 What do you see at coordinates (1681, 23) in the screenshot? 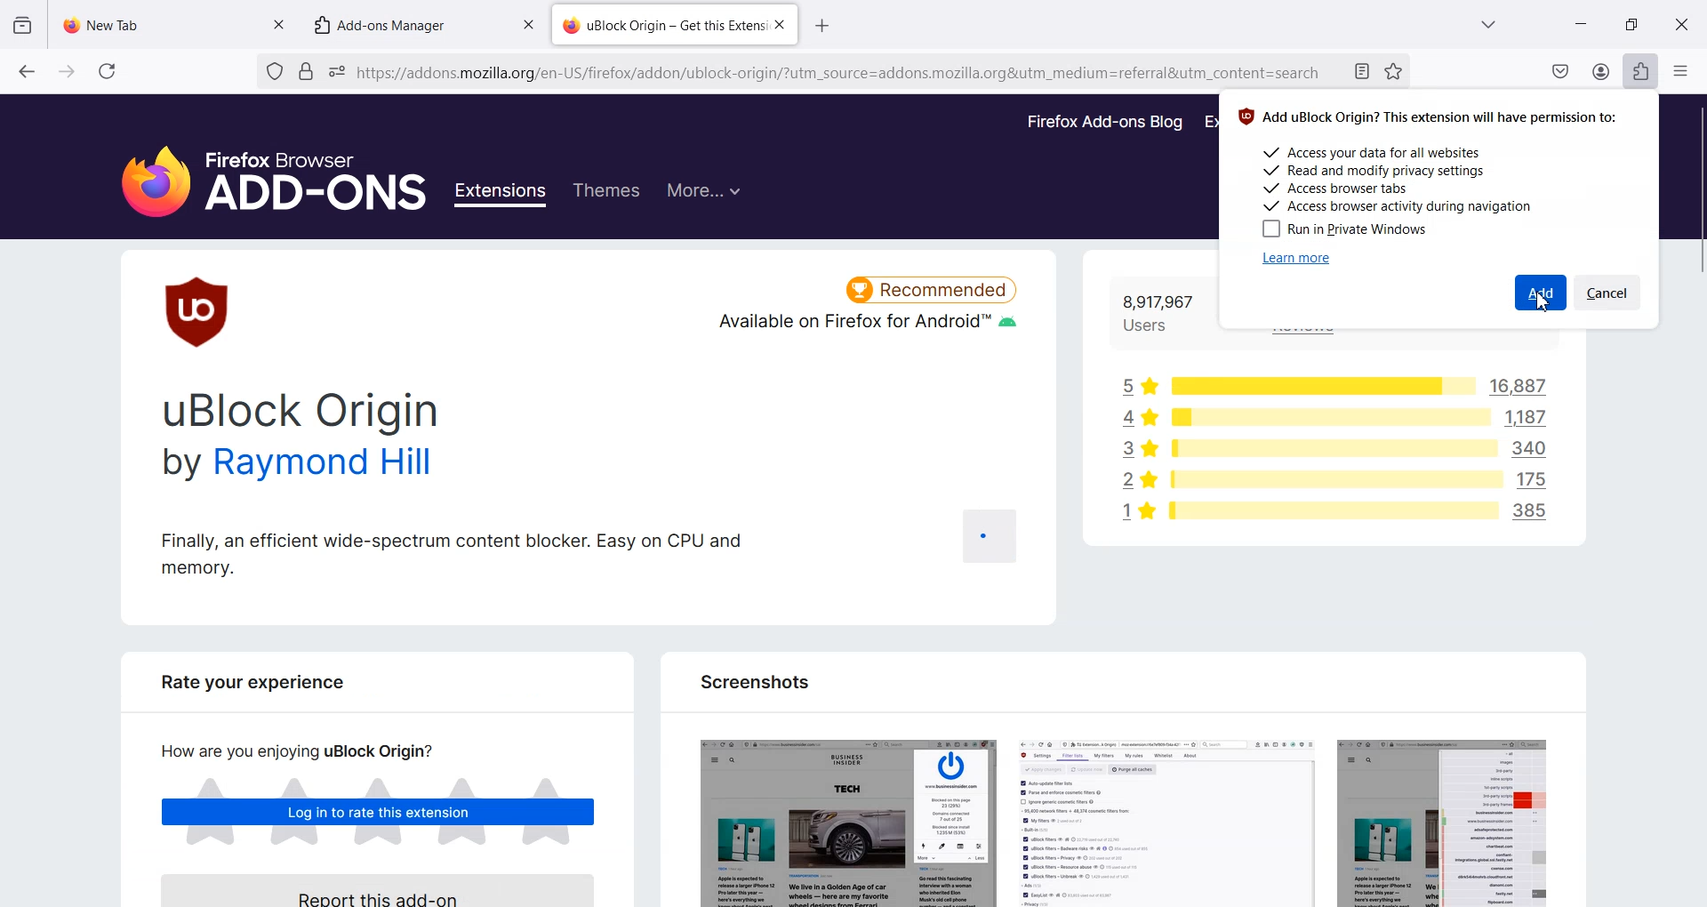
I see `Close` at bounding box center [1681, 23].